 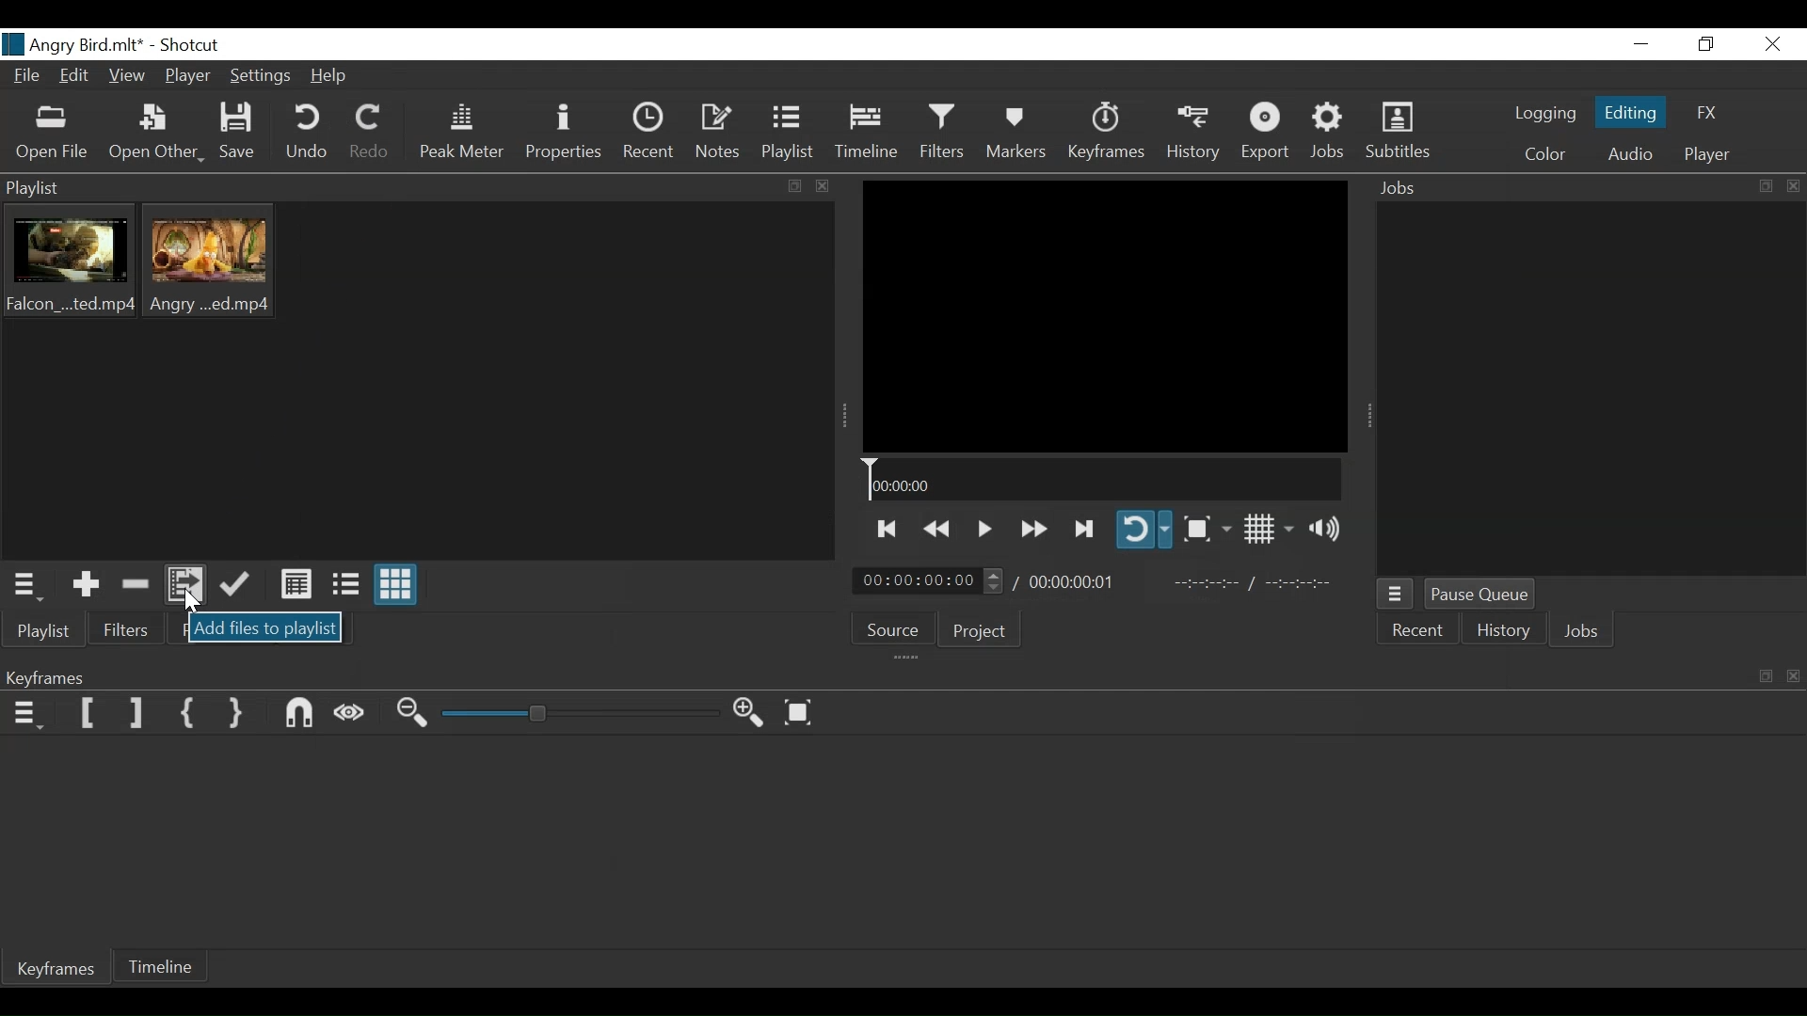 What do you see at coordinates (188, 586) in the screenshot?
I see `Add files to the playlist` at bounding box center [188, 586].